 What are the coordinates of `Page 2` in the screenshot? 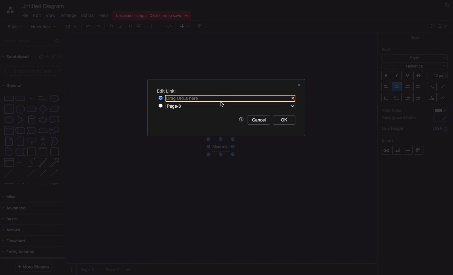 It's located at (112, 269).